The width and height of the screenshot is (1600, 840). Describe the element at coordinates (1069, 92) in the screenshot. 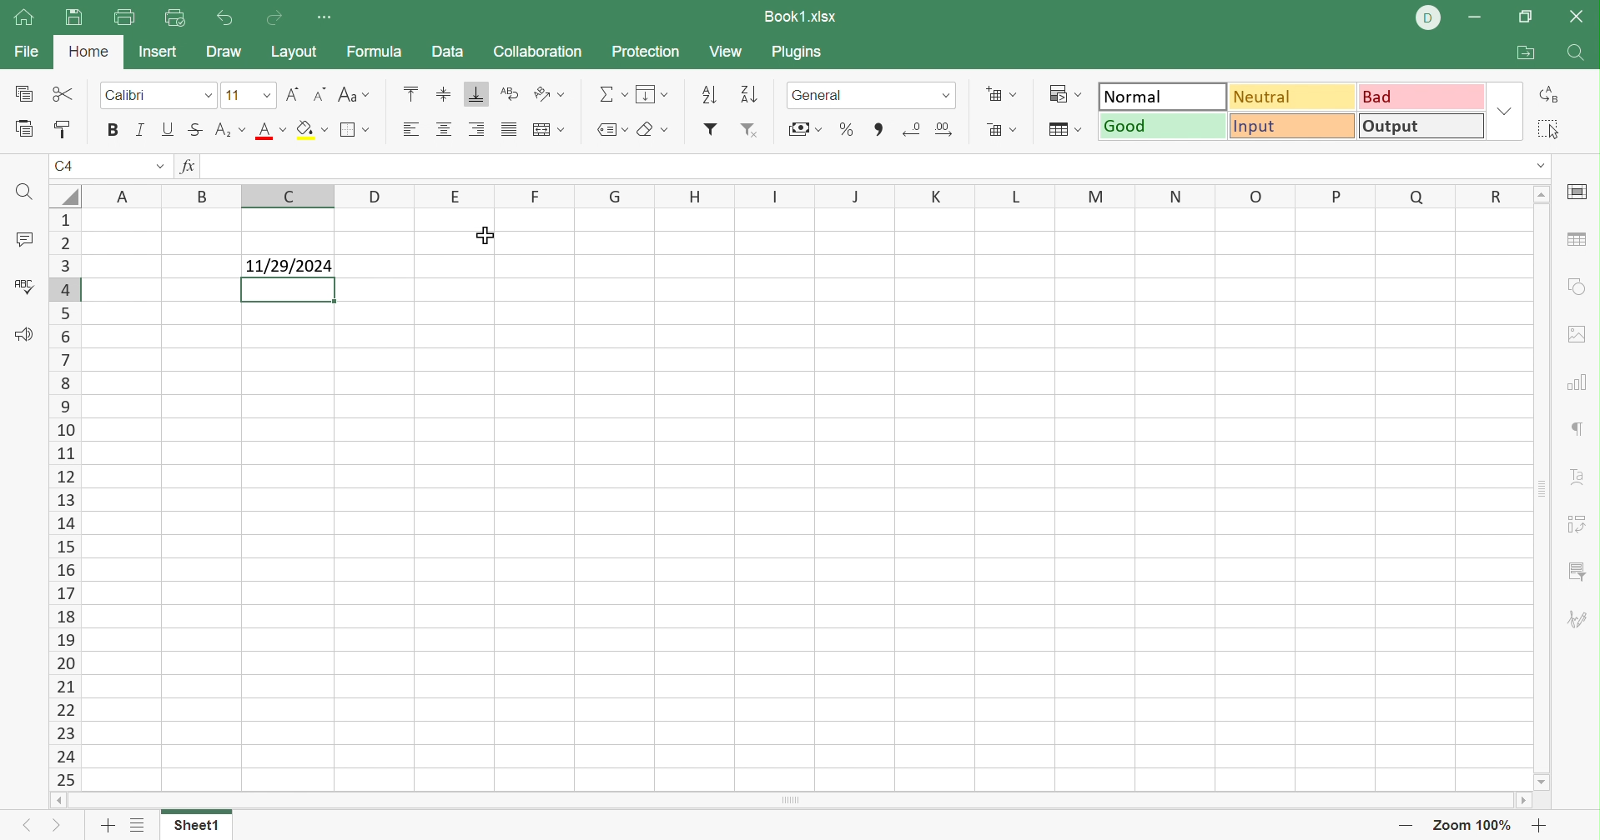

I see `Conditional formatting` at that location.